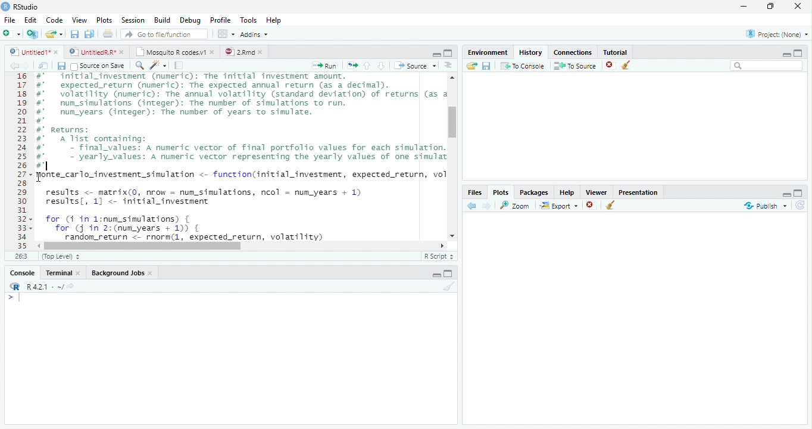 This screenshot has height=429, width=812. Describe the element at coordinates (774, 35) in the screenshot. I see `Project: (None)` at that location.